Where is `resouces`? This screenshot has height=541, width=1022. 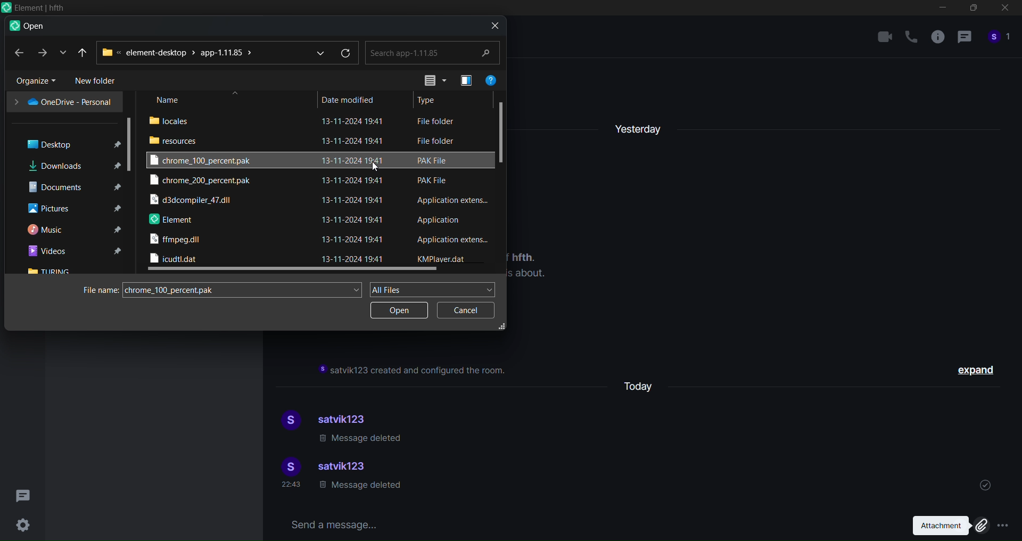
resouces is located at coordinates (176, 140).